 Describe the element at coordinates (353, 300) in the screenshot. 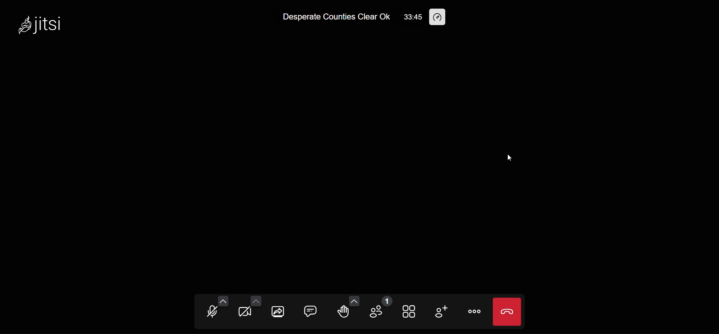

I see `more emoji` at that location.